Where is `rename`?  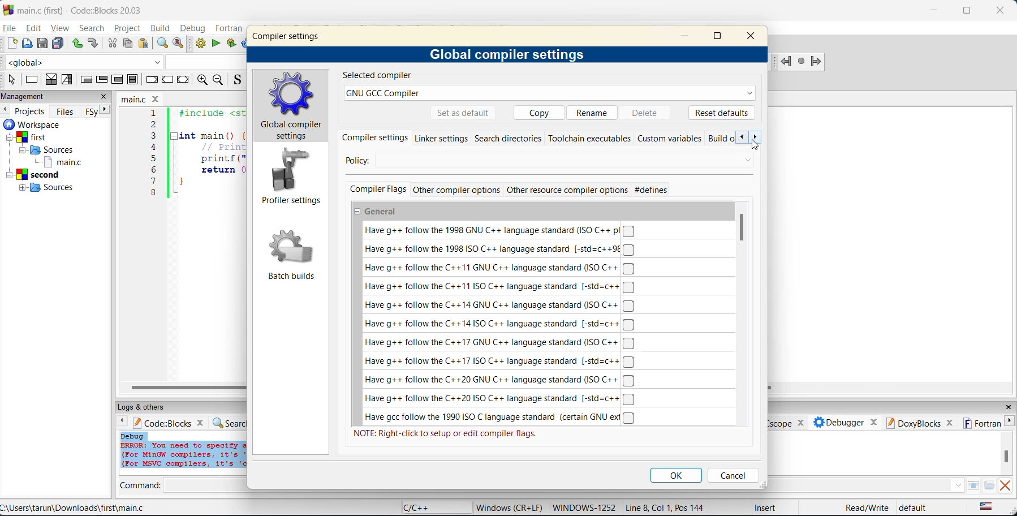 rename is located at coordinates (593, 111).